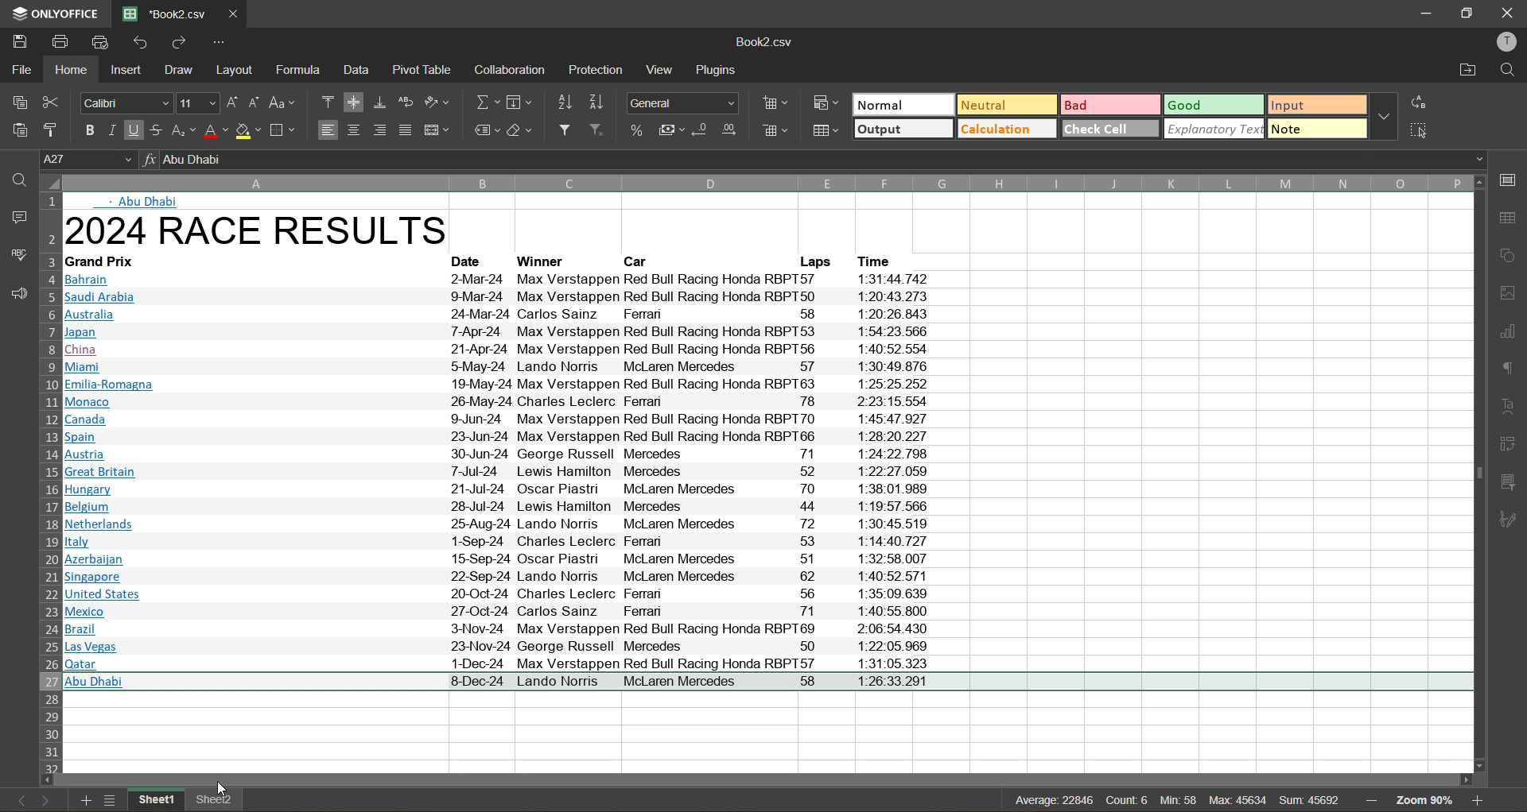  What do you see at coordinates (128, 72) in the screenshot?
I see `insert` at bounding box center [128, 72].